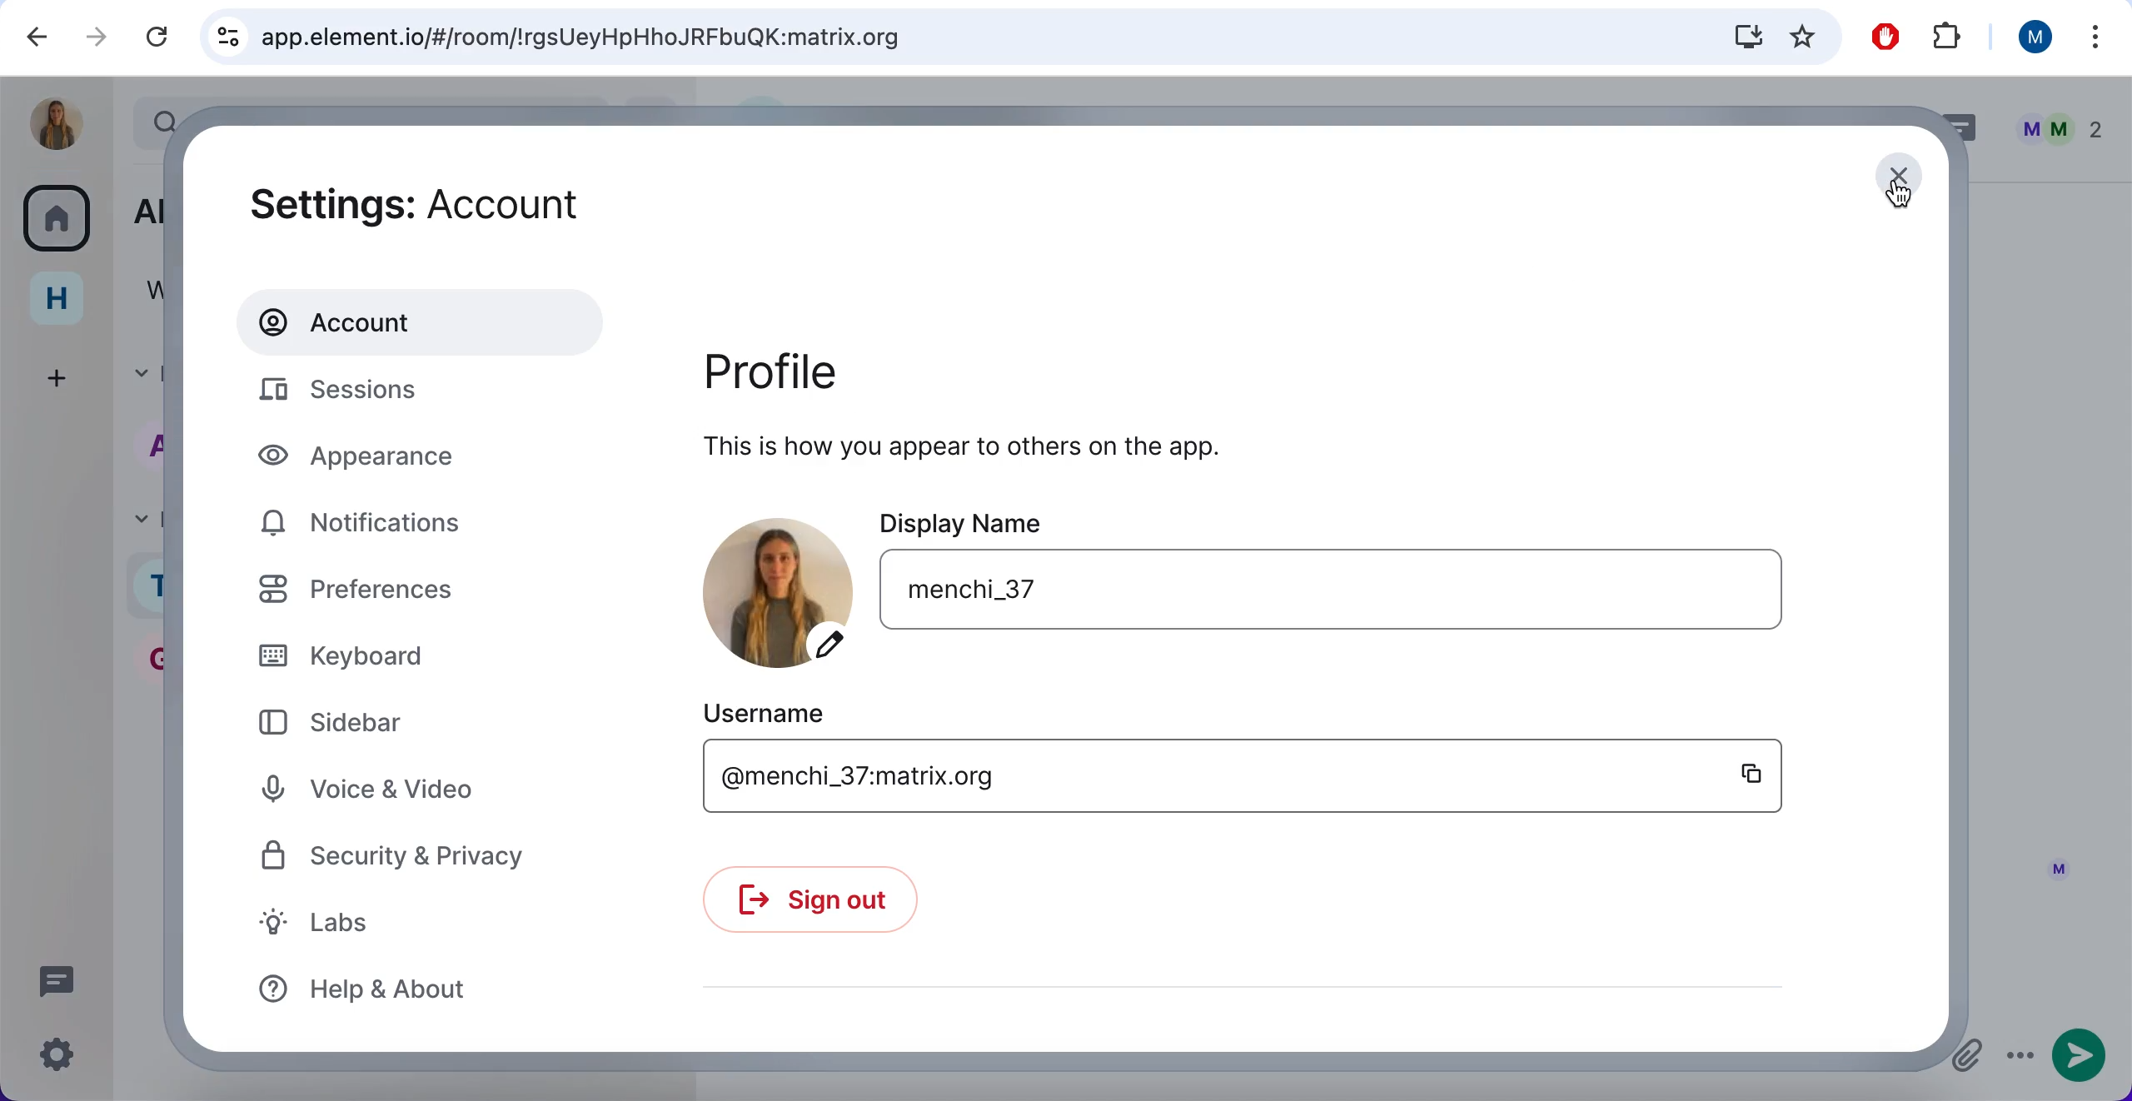 The width and height of the screenshot is (2132, 1101). I want to click on all rooms, so click(55, 224).